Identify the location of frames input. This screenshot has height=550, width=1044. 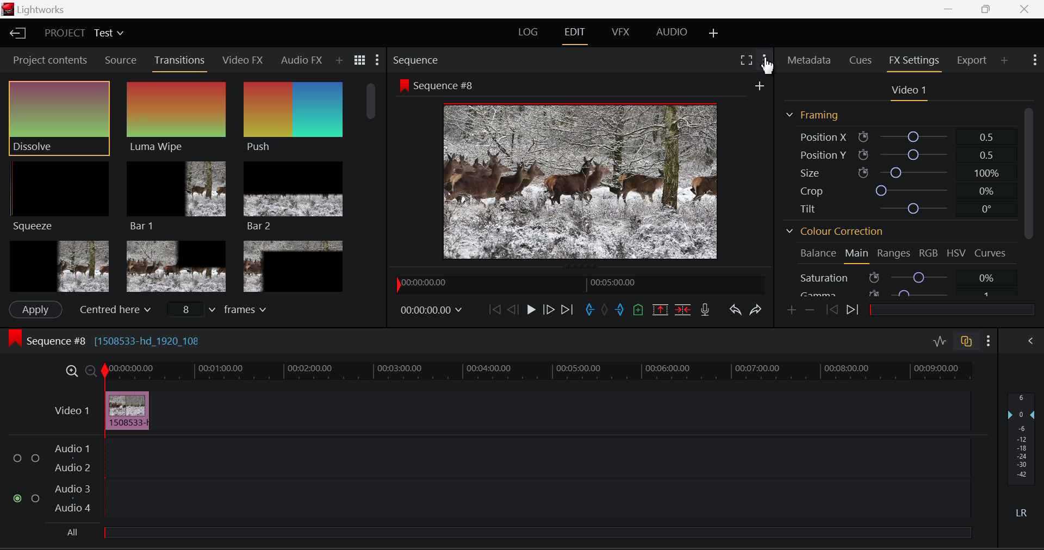
(223, 311).